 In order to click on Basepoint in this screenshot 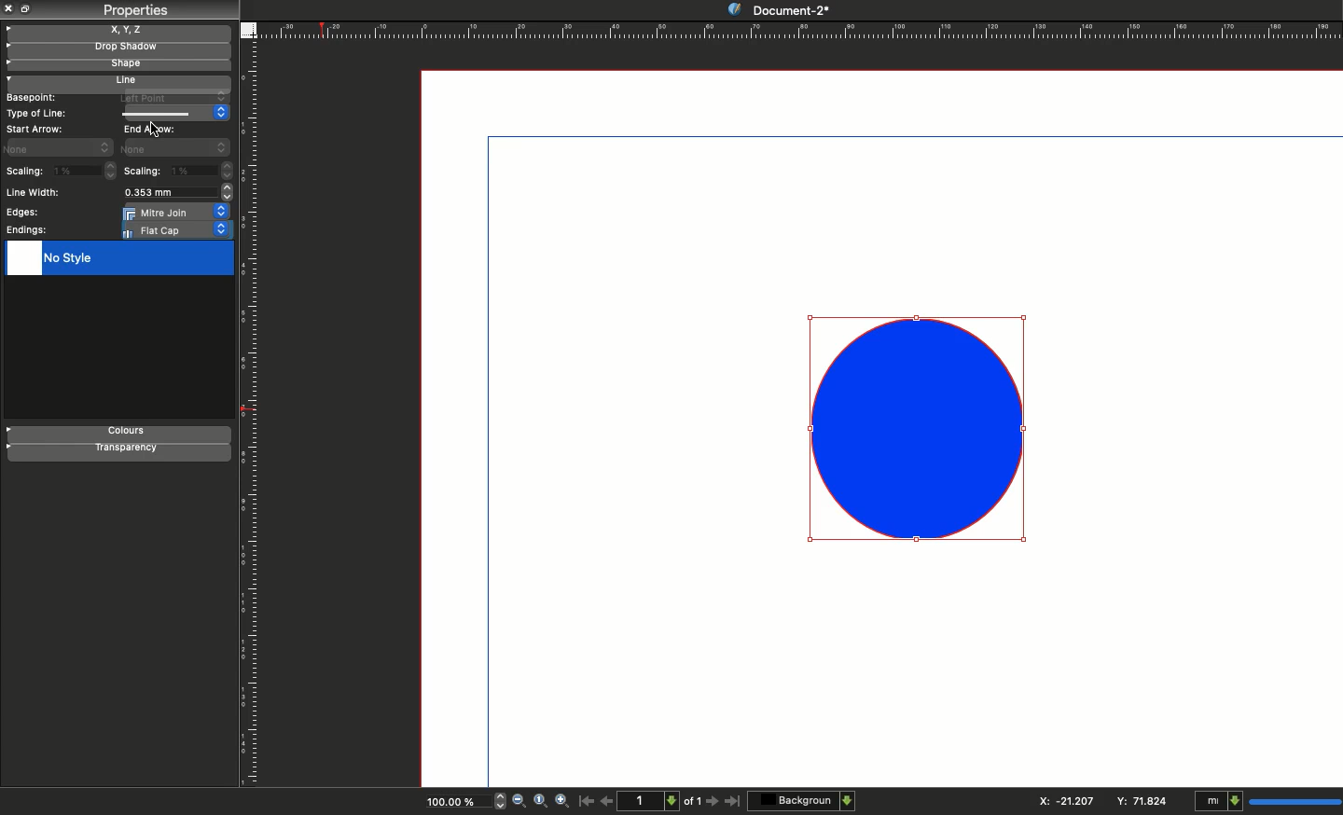, I will do `click(31, 98)`.